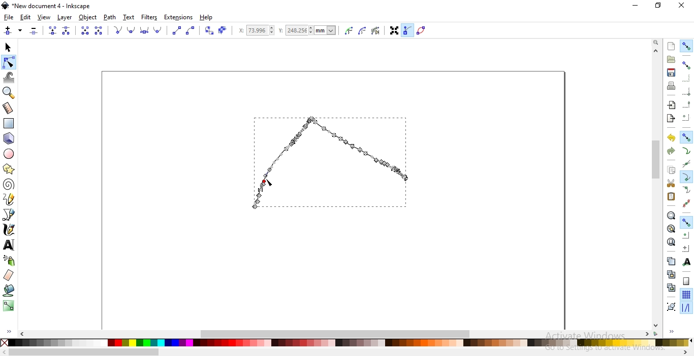 The width and height of the screenshot is (694, 356). I want to click on cut, so click(671, 184).